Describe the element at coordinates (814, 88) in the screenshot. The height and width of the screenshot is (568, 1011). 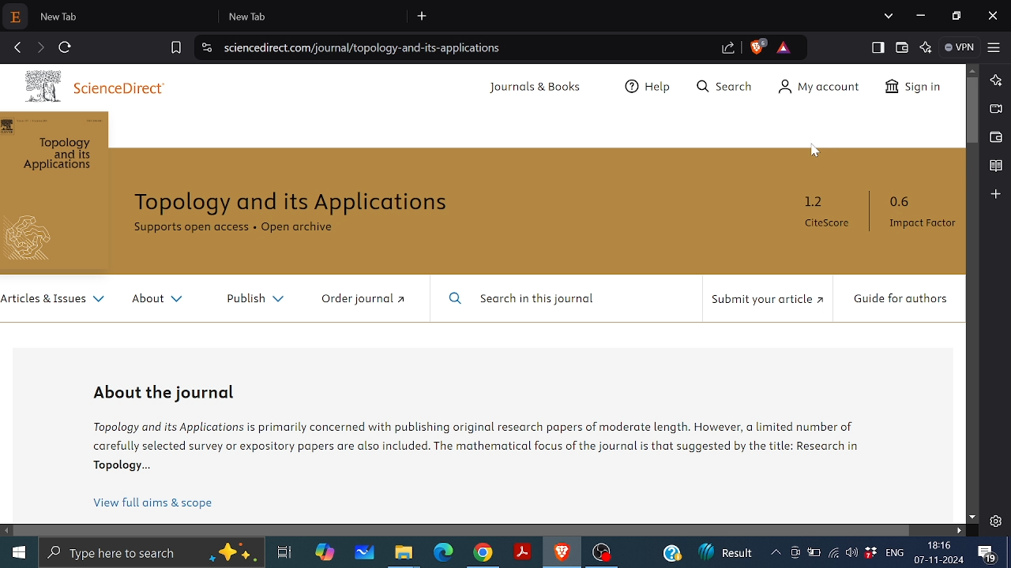
I see `My Account` at that location.